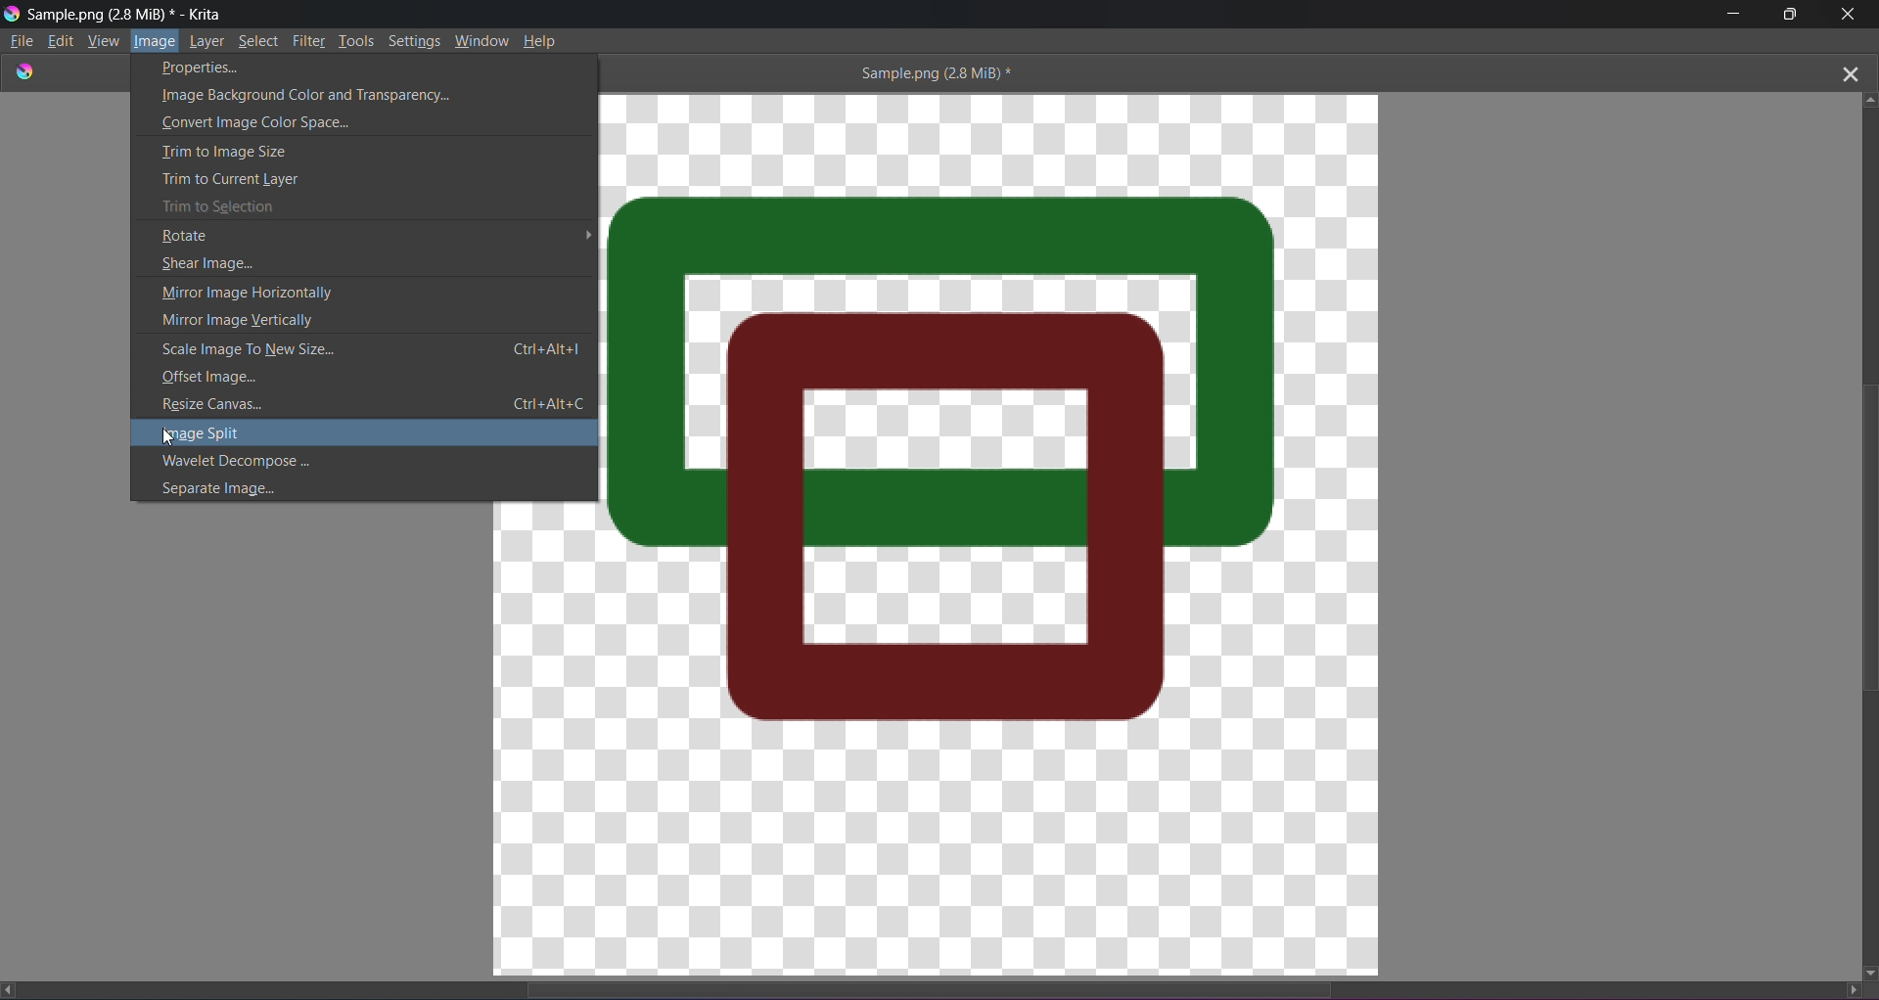 The height and width of the screenshot is (1000, 1879). What do you see at coordinates (127, 14) in the screenshot?
I see `Sample.png (2.8MB)* - Krita` at bounding box center [127, 14].